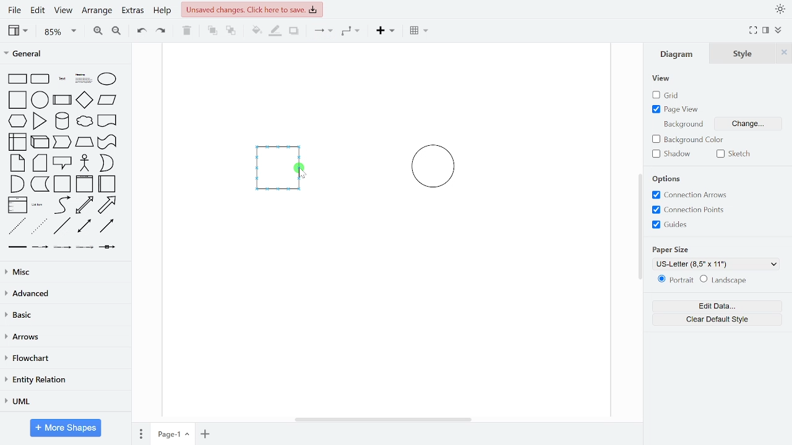  What do you see at coordinates (84, 122) in the screenshot?
I see `cloud` at bounding box center [84, 122].